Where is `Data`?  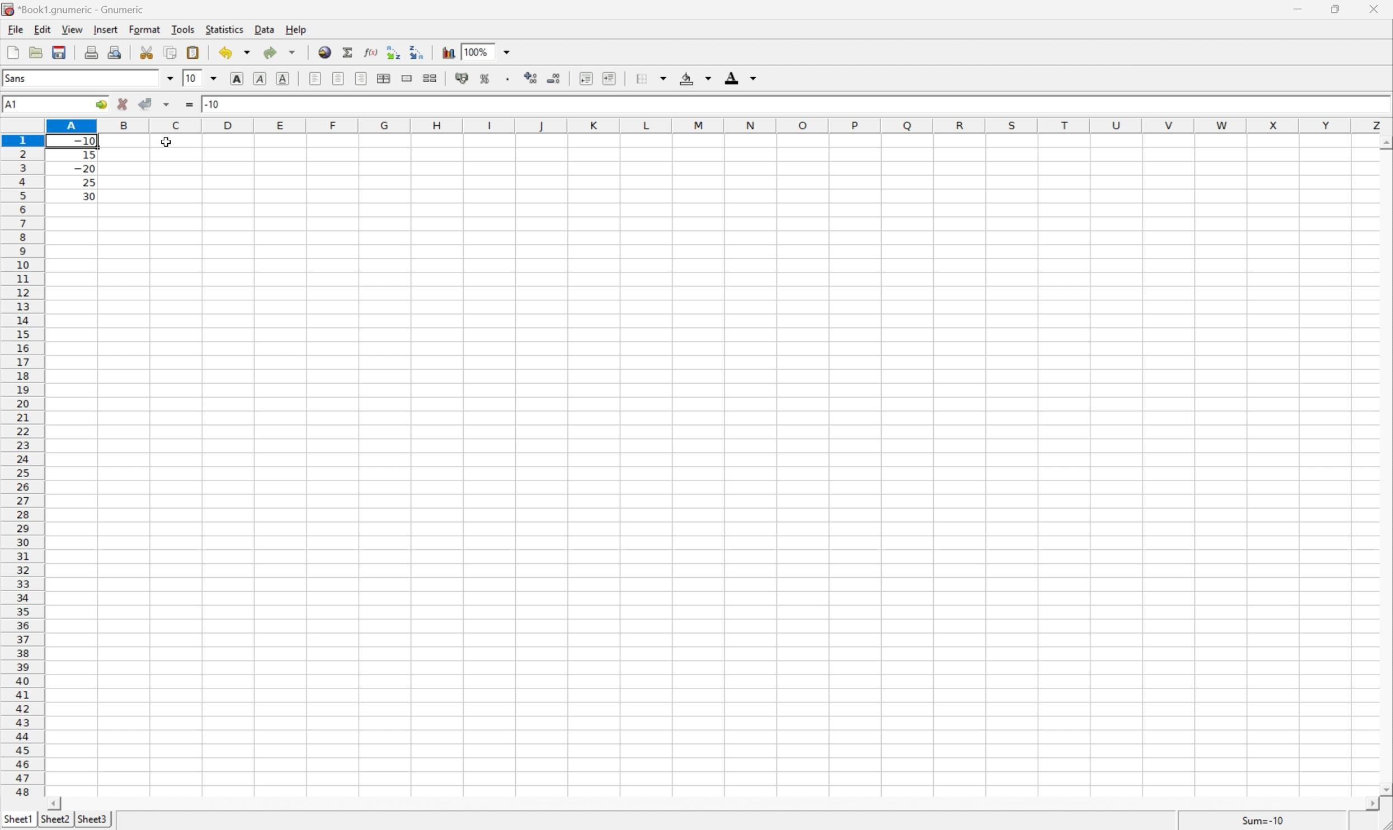 Data is located at coordinates (267, 30).